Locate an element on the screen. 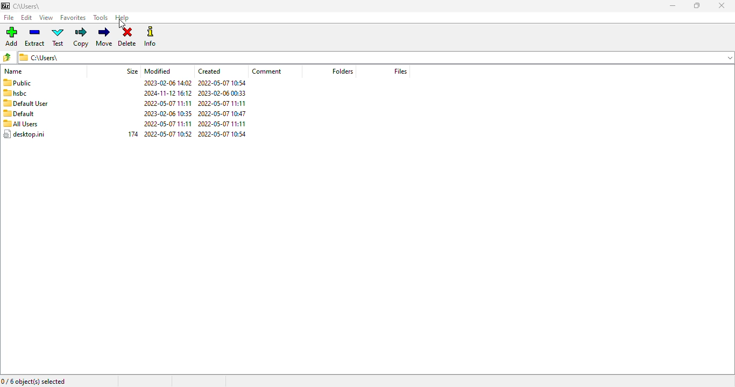 The width and height of the screenshot is (735, 387). folders is located at coordinates (342, 70).